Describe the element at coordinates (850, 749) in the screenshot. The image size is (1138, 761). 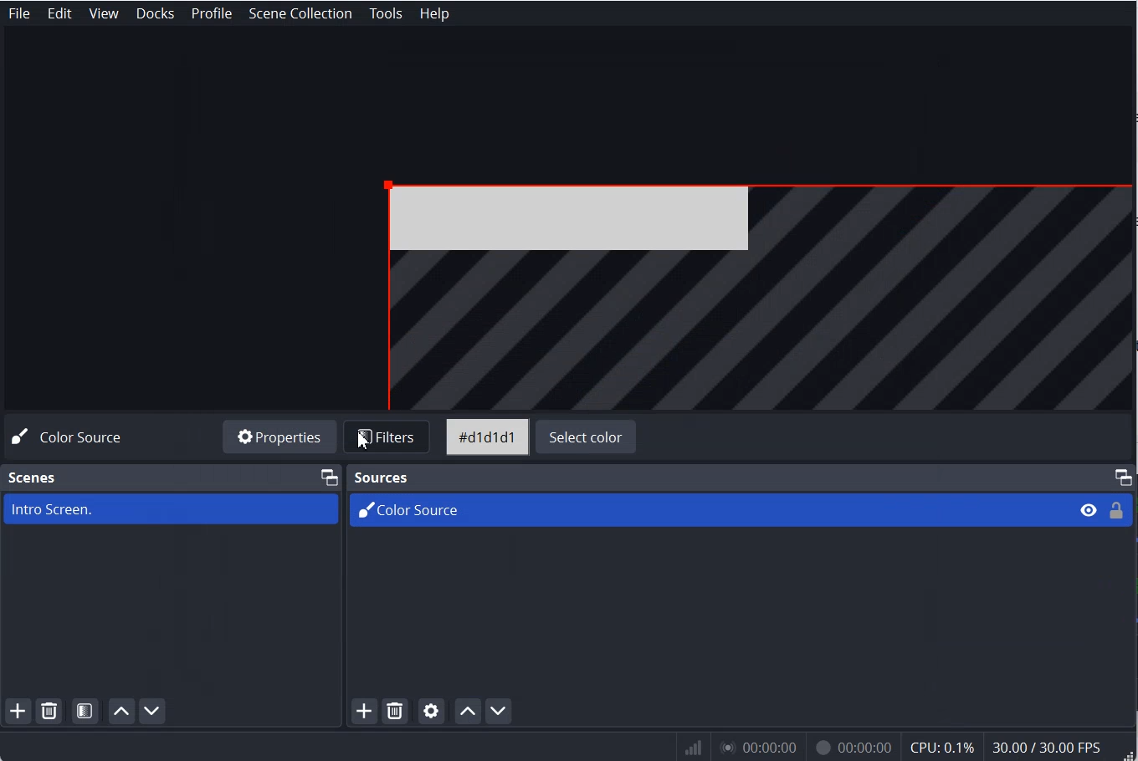
I see `00:00:00` at that location.